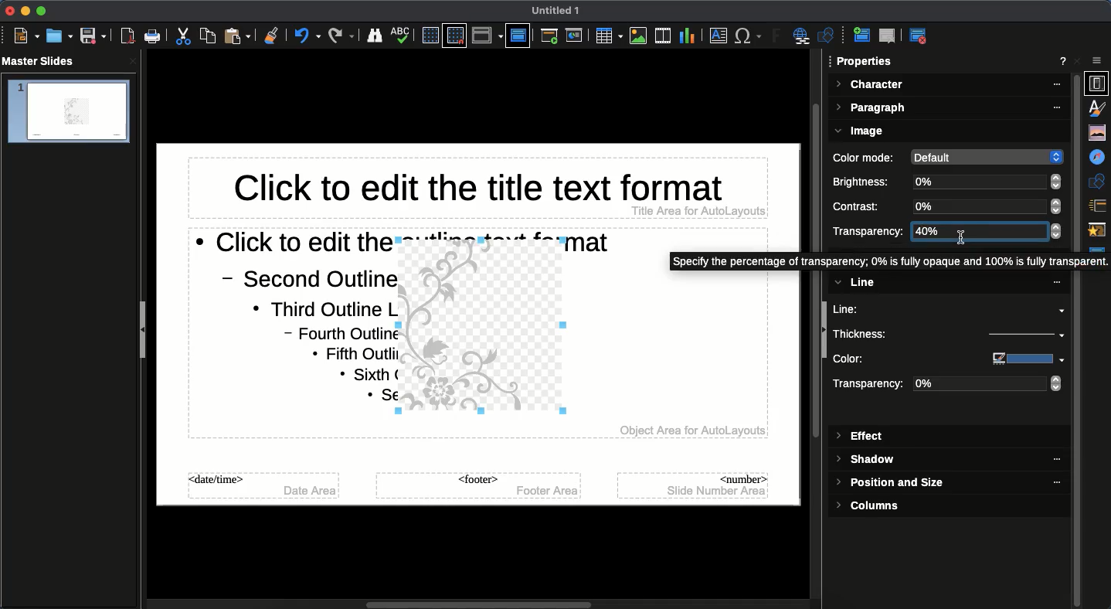 This screenshot has height=609, width=1111. What do you see at coordinates (694, 485) in the screenshot?
I see `Master slide number` at bounding box center [694, 485].